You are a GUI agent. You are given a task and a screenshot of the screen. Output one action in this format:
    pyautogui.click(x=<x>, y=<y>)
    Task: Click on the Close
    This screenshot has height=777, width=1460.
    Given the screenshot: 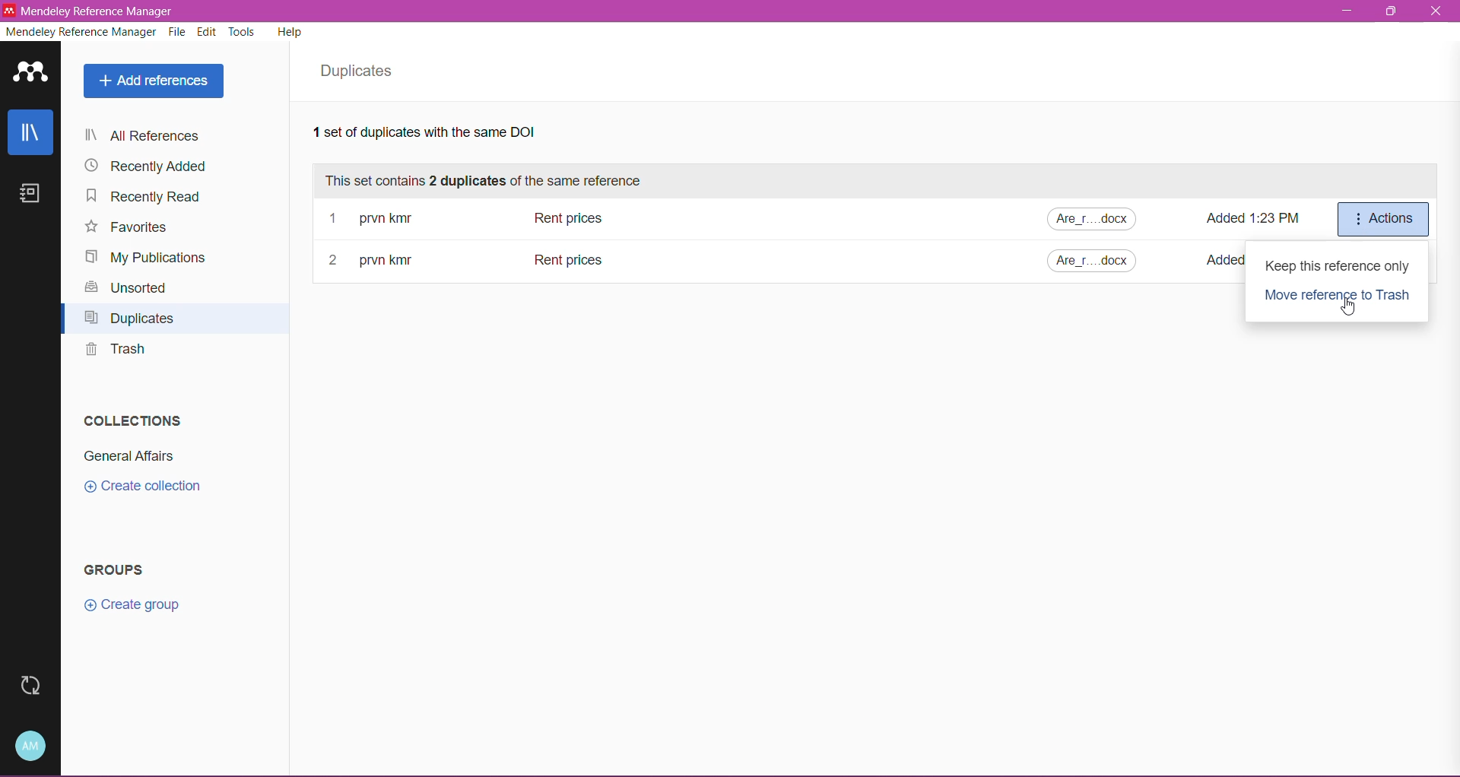 What is the action you would take?
    pyautogui.click(x=1438, y=13)
    